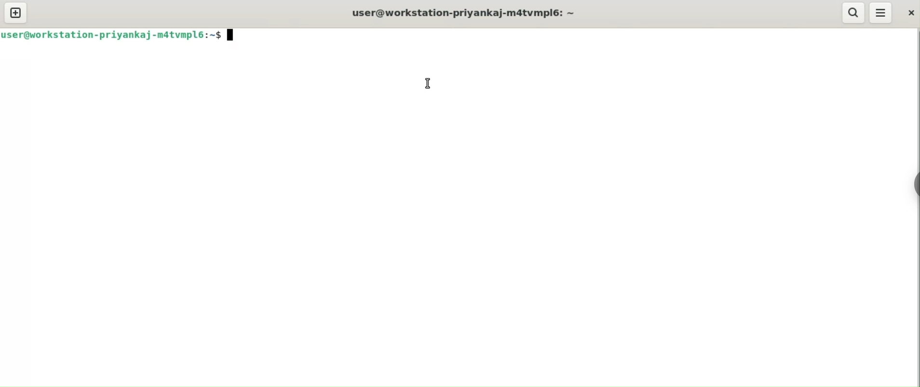  What do you see at coordinates (15, 13) in the screenshot?
I see `new tab` at bounding box center [15, 13].